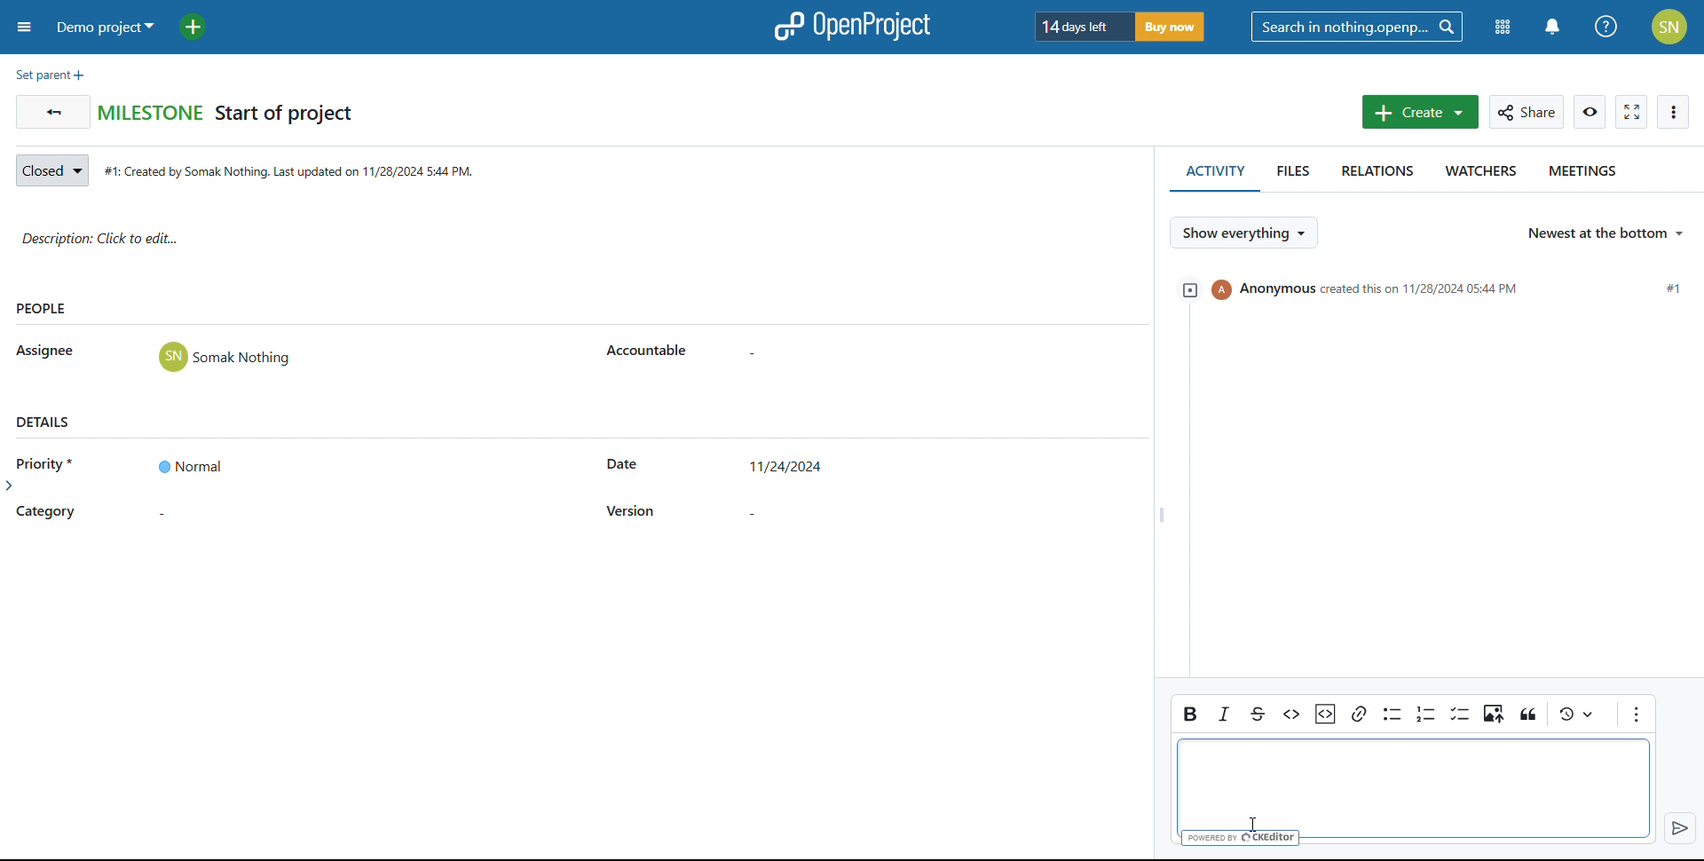 The width and height of the screenshot is (1704, 861). What do you see at coordinates (1425, 714) in the screenshot?
I see `number list` at bounding box center [1425, 714].